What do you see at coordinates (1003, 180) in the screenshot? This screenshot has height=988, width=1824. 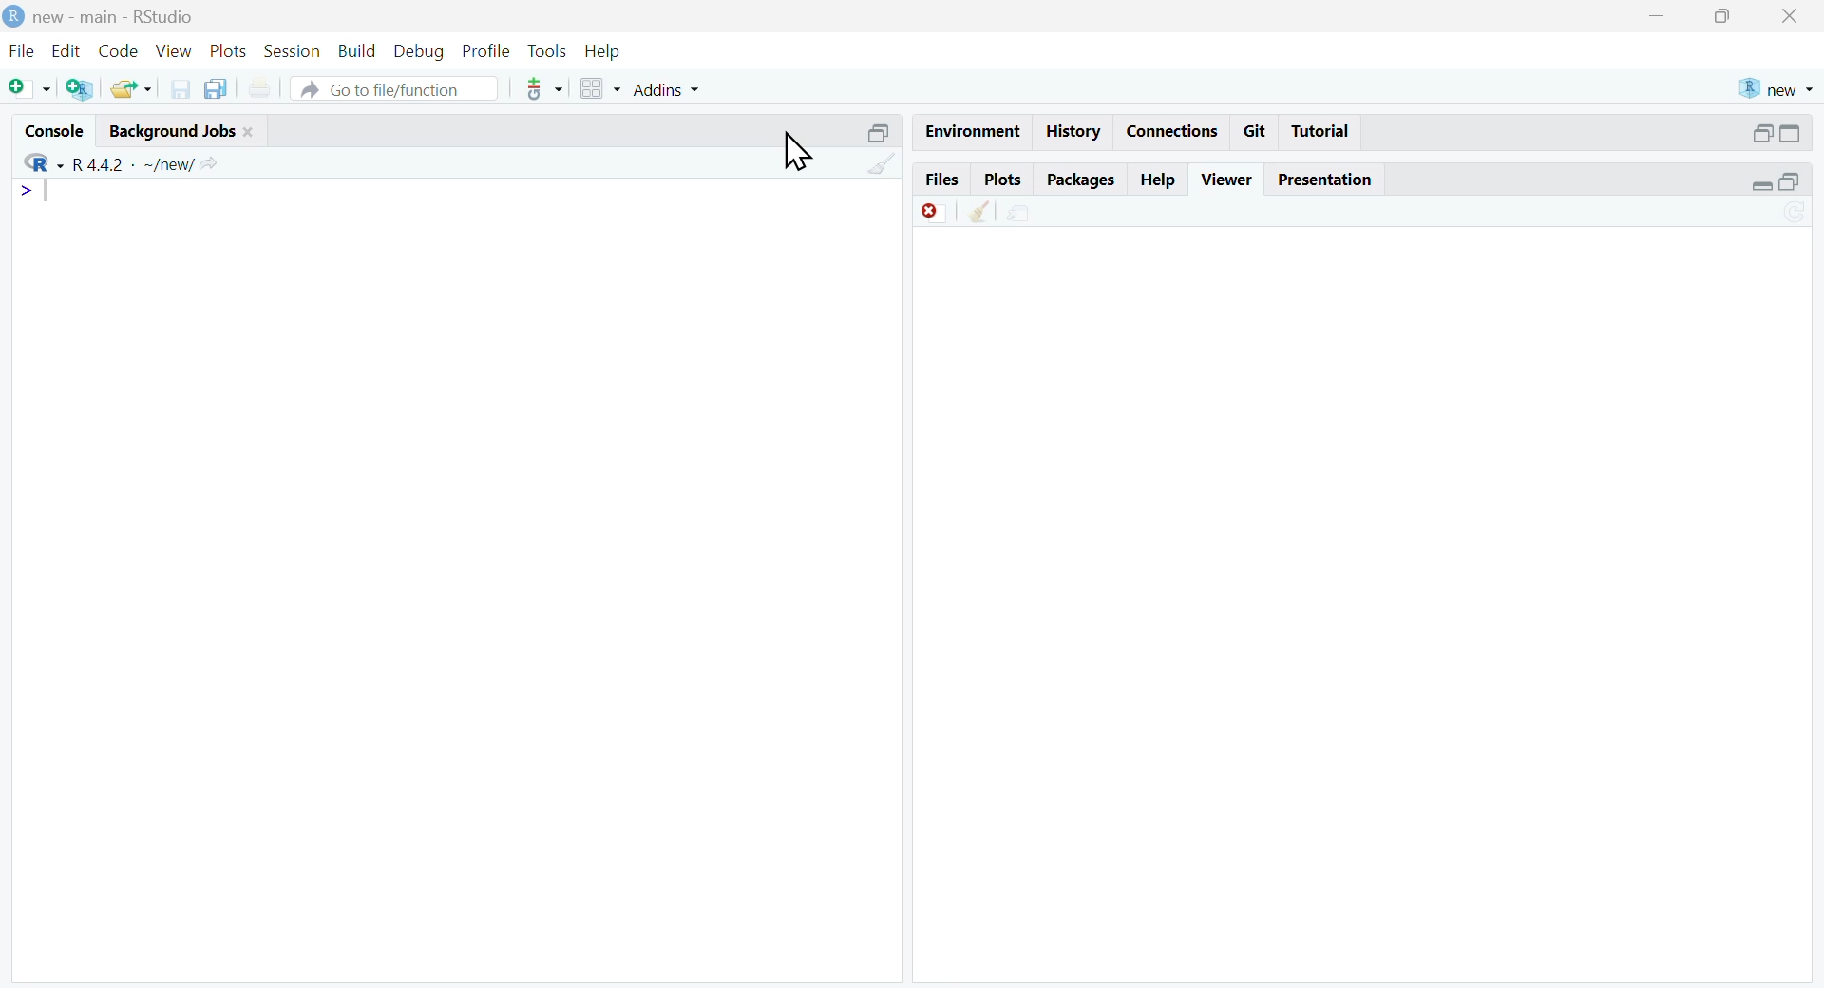 I see `plots` at bounding box center [1003, 180].